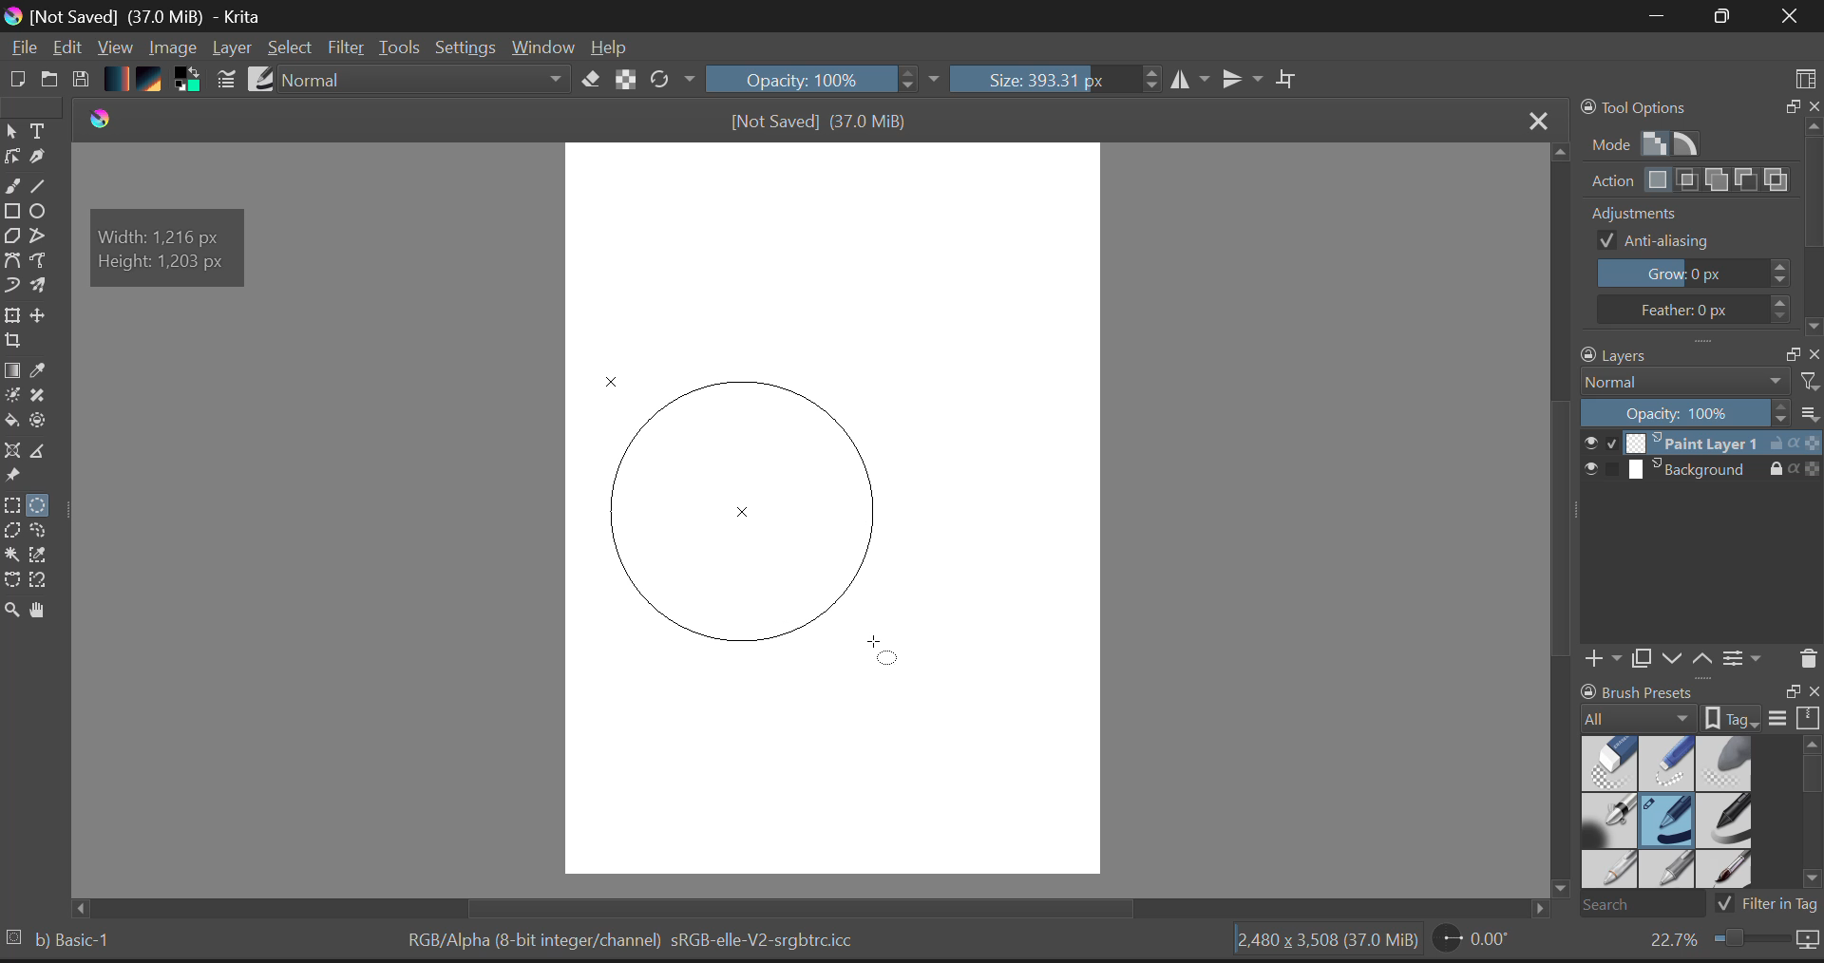  Describe the element at coordinates (1557, 530) in the screenshot. I see `Scroll Bar` at that location.